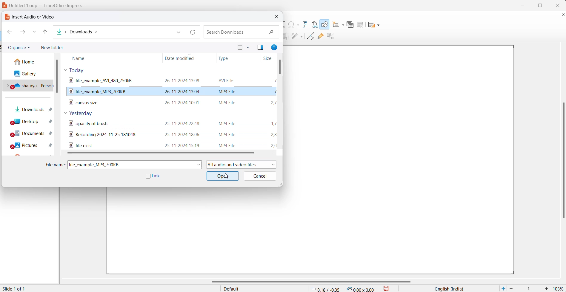 This screenshot has height=292, width=566. Describe the element at coordinates (199, 164) in the screenshot. I see `file name dropdown button` at that location.